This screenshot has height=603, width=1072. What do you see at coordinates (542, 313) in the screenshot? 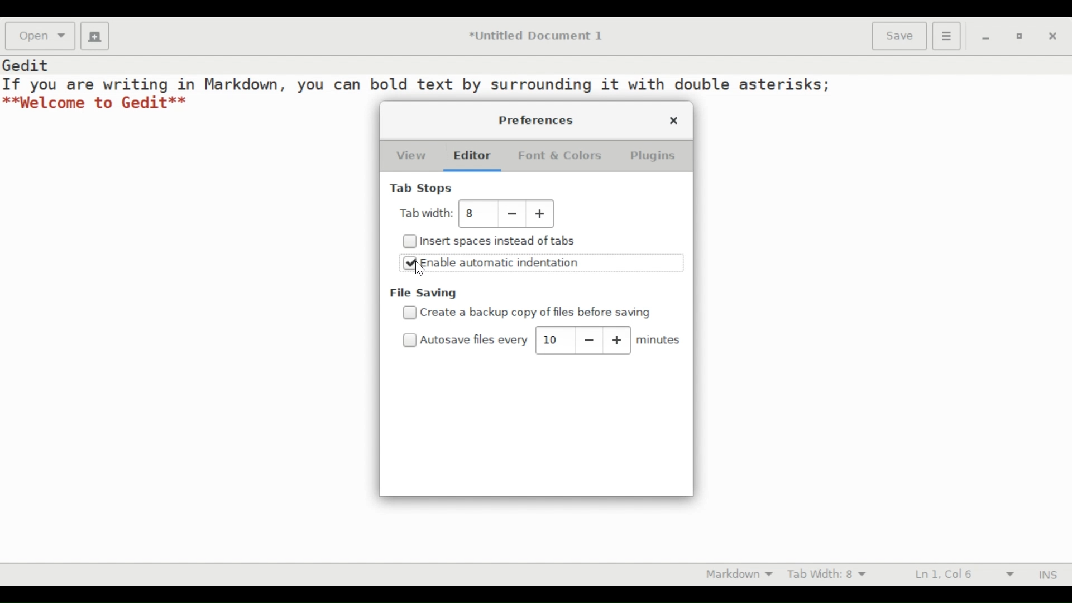
I see `create a backup copy of files before saving` at bounding box center [542, 313].